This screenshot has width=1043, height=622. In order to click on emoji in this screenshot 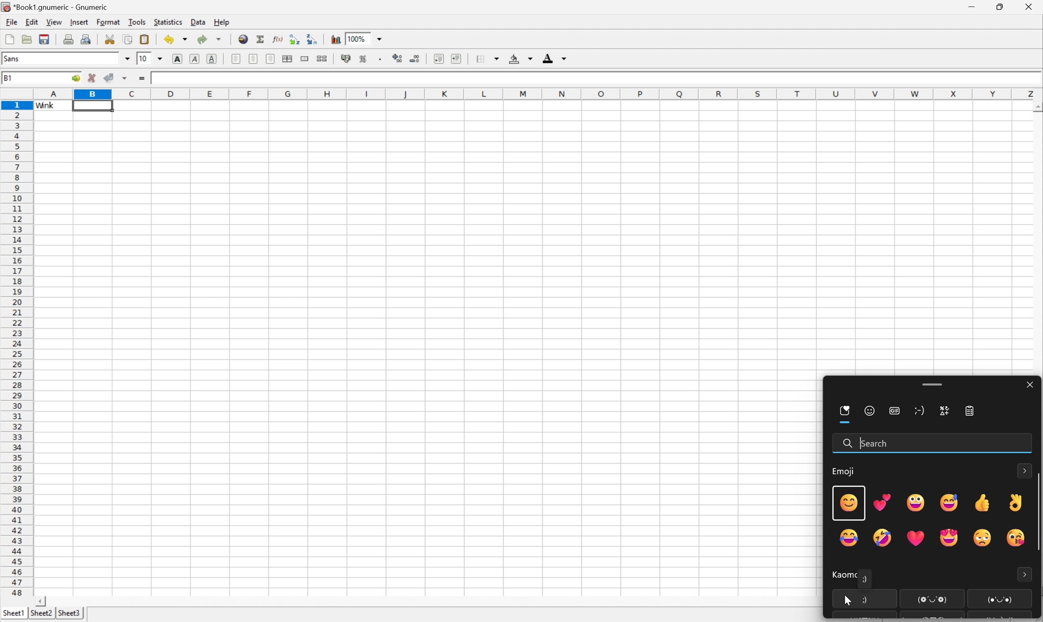, I will do `click(844, 473)`.